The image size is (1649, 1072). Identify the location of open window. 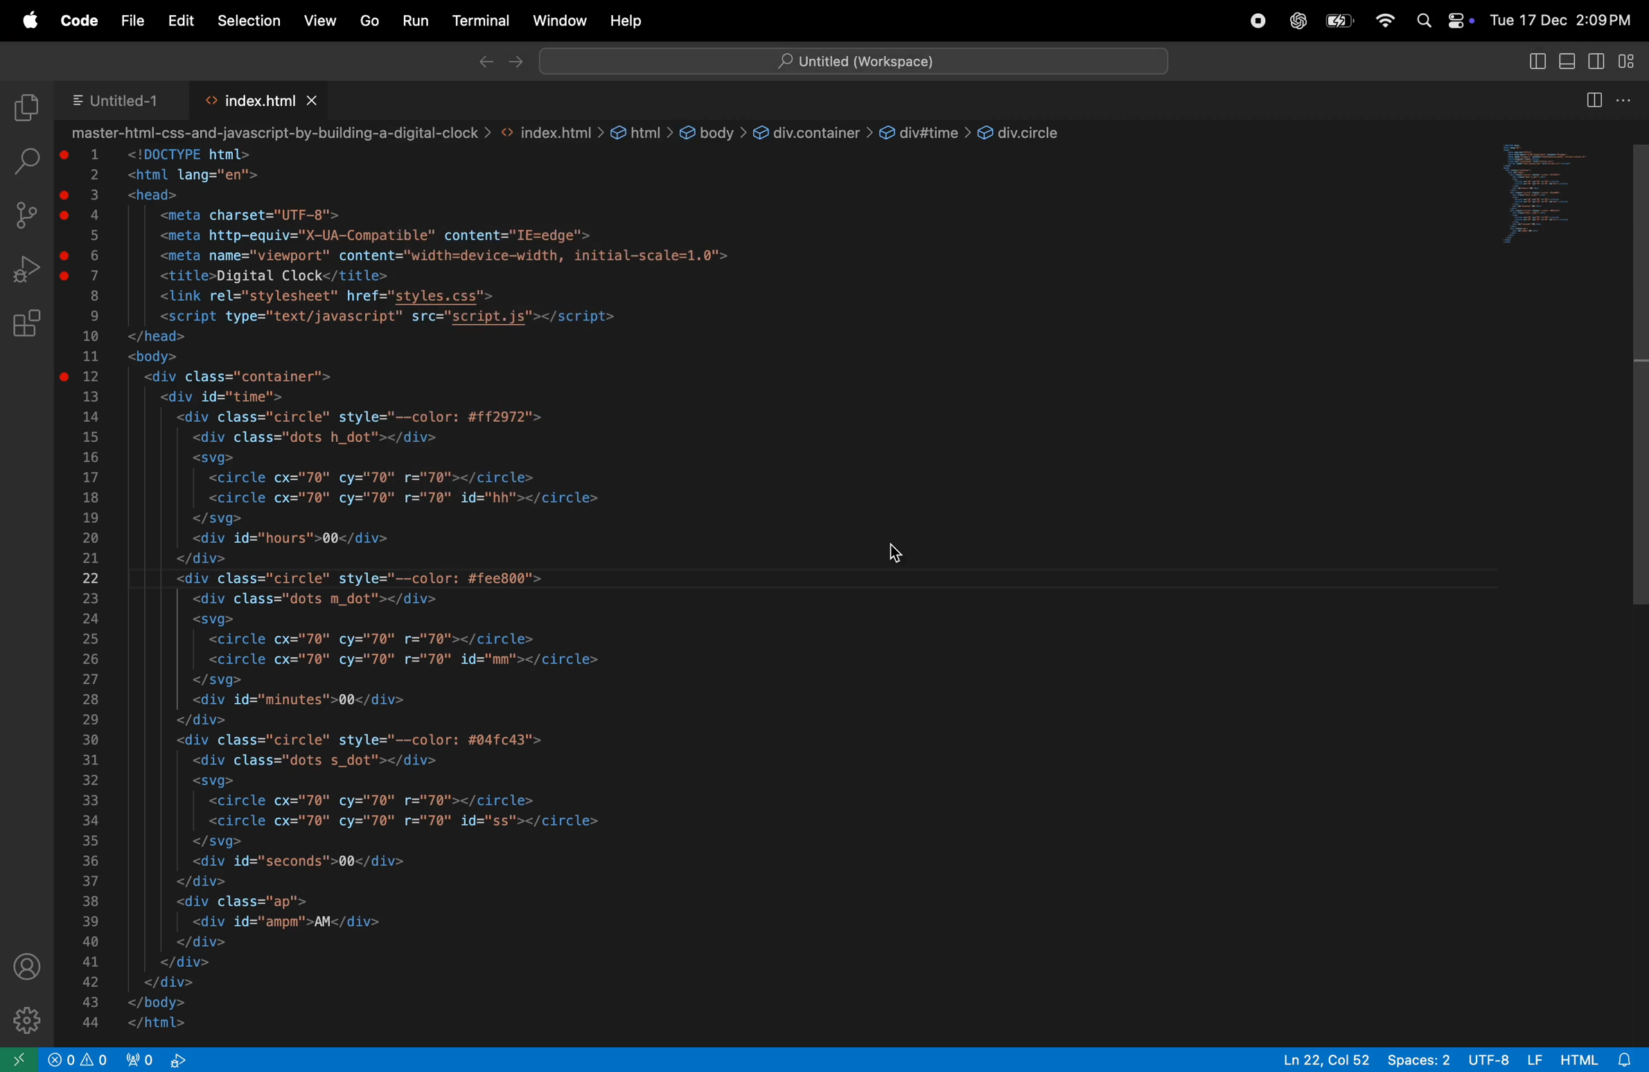
(1542, 197).